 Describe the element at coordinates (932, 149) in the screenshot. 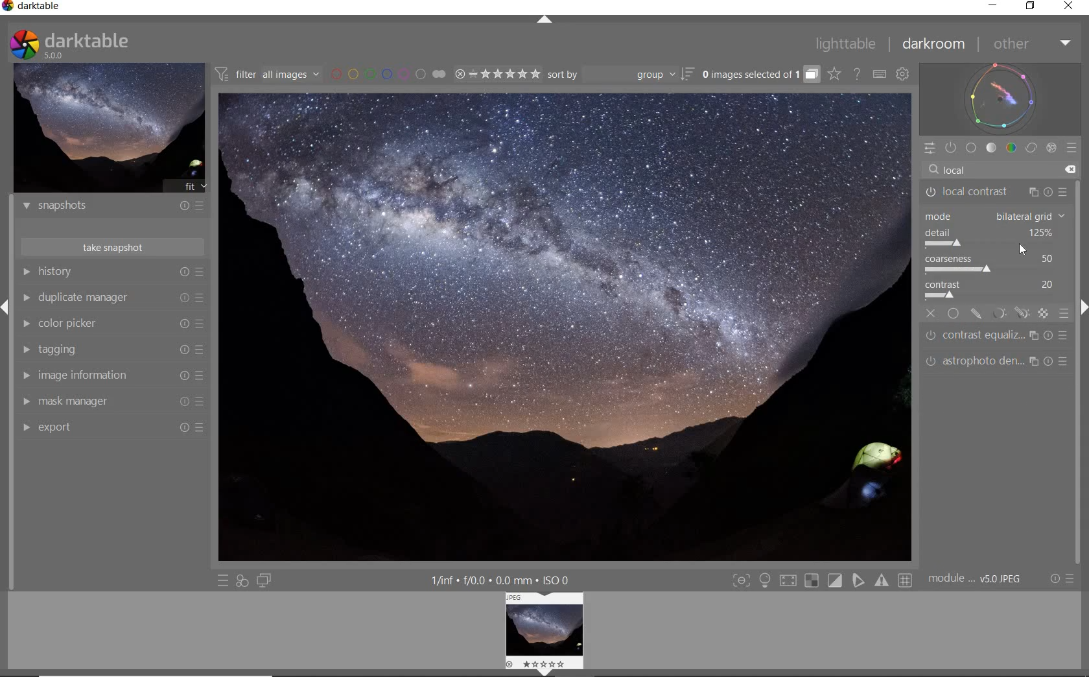

I see `QUICK ACCESS PANEL` at that location.